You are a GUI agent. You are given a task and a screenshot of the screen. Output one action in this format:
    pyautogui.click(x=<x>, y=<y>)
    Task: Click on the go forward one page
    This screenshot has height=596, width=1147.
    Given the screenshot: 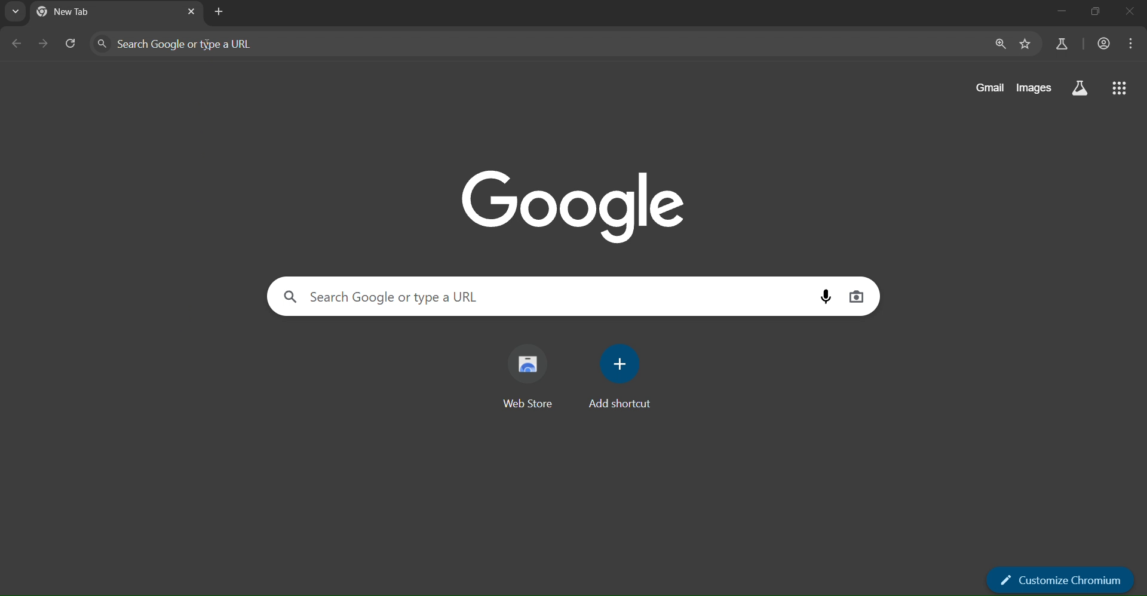 What is the action you would take?
    pyautogui.click(x=42, y=44)
    